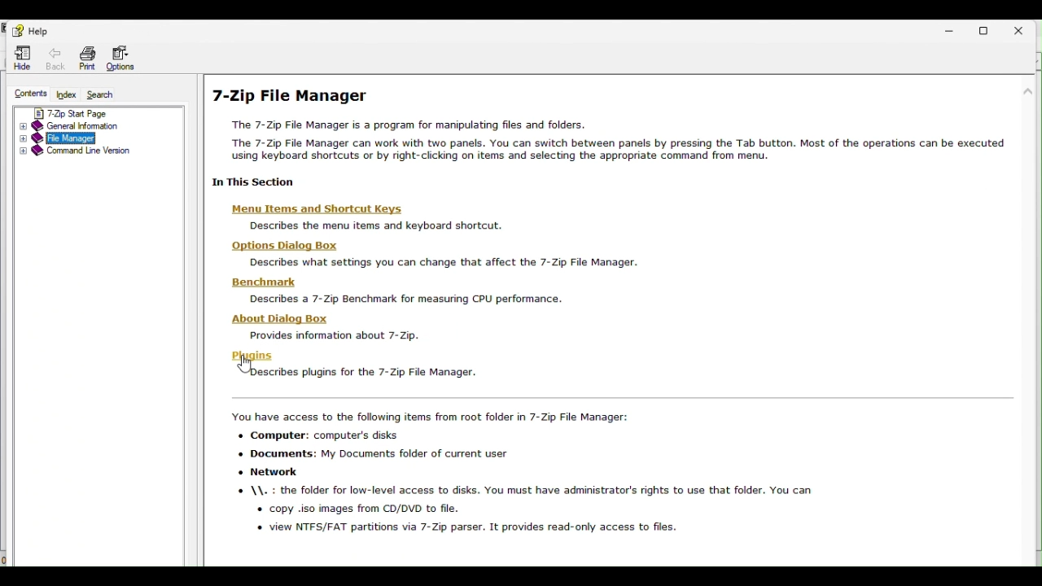  Describe the element at coordinates (283, 247) in the screenshot. I see `Hons Dii` at that location.